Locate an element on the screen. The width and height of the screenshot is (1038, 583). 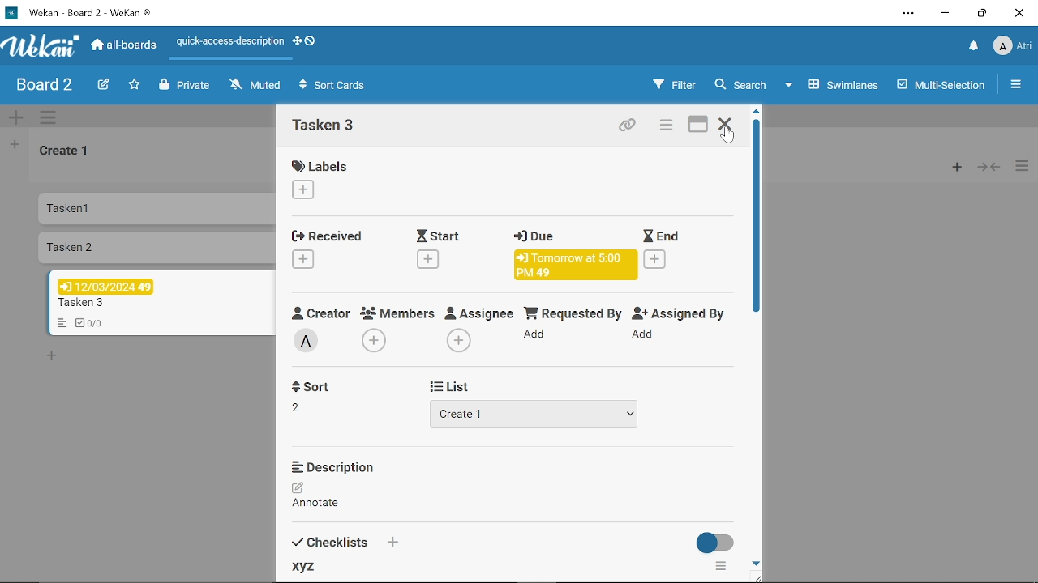
Filter is located at coordinates (675, 85).